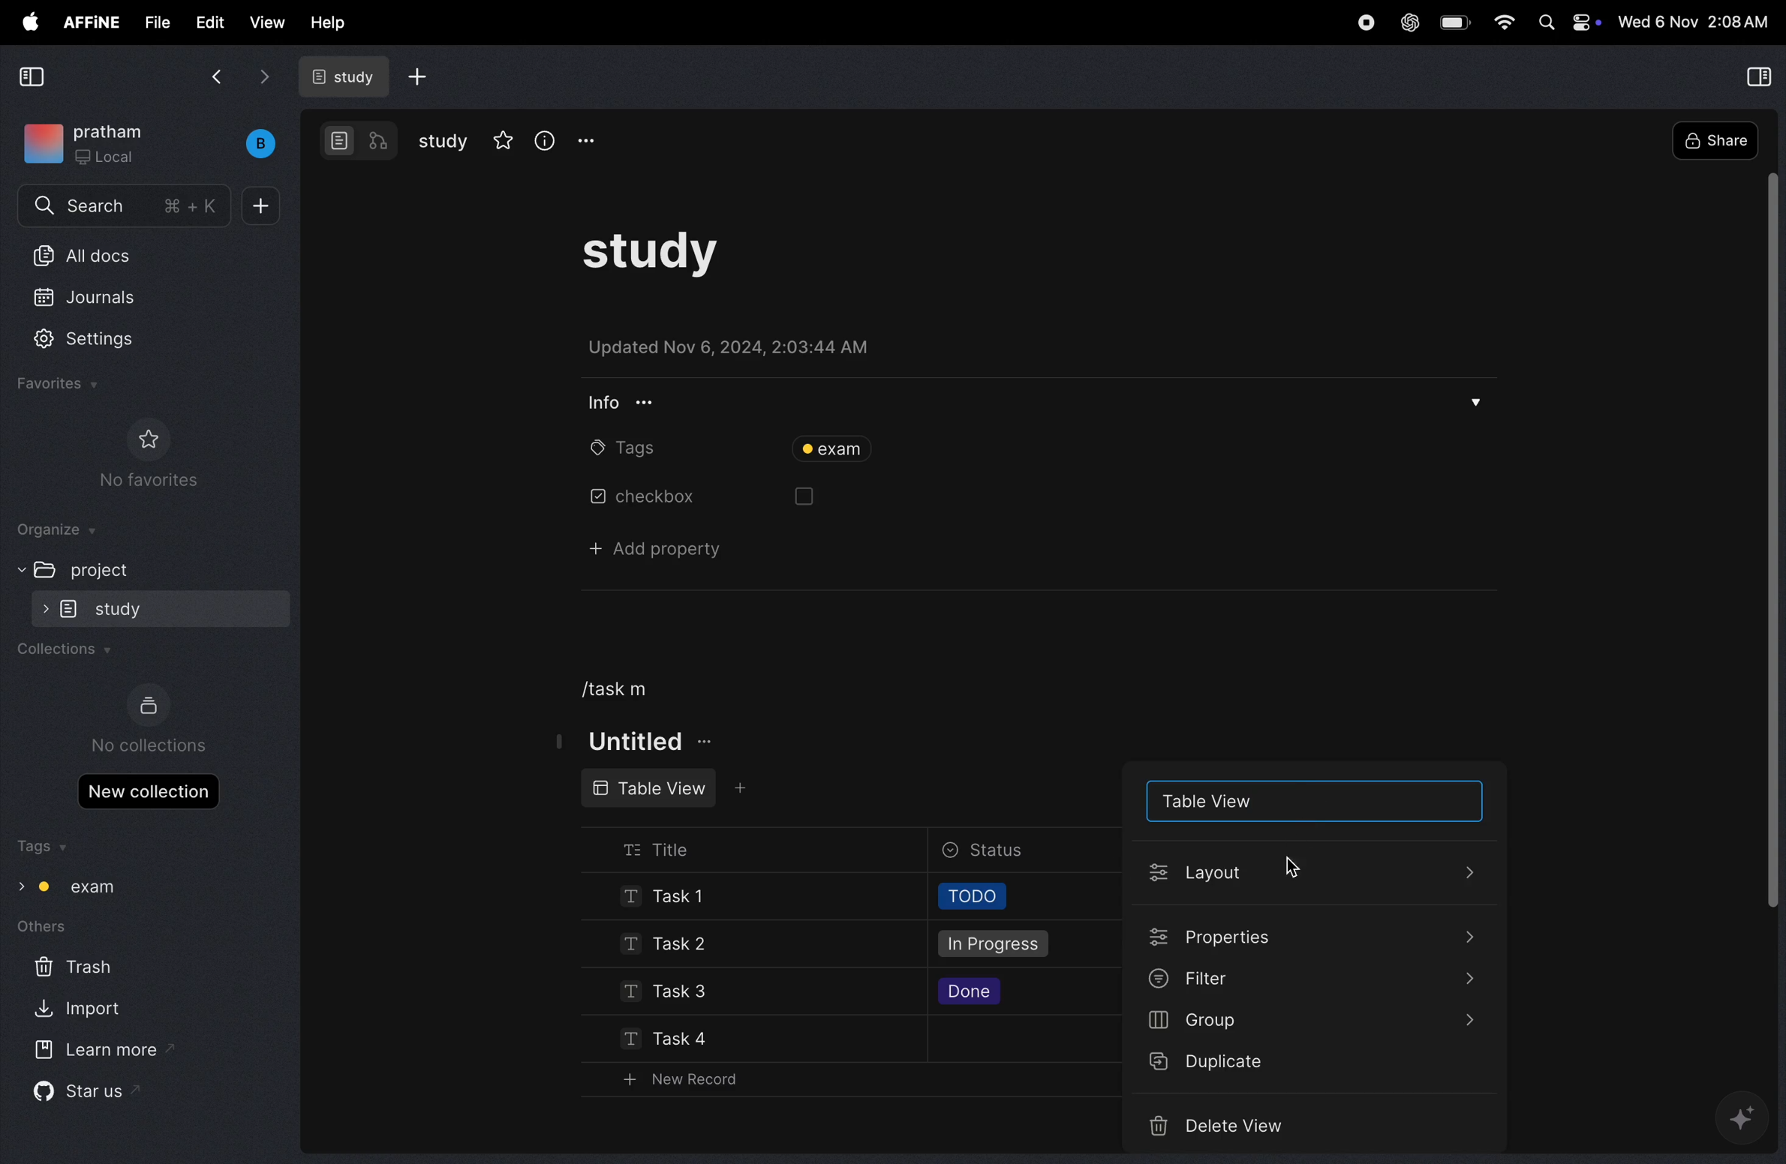  What do you see at coordinates (1451, 22) in the screenshot?
I see `battery` at bounding box center [1451, 22].